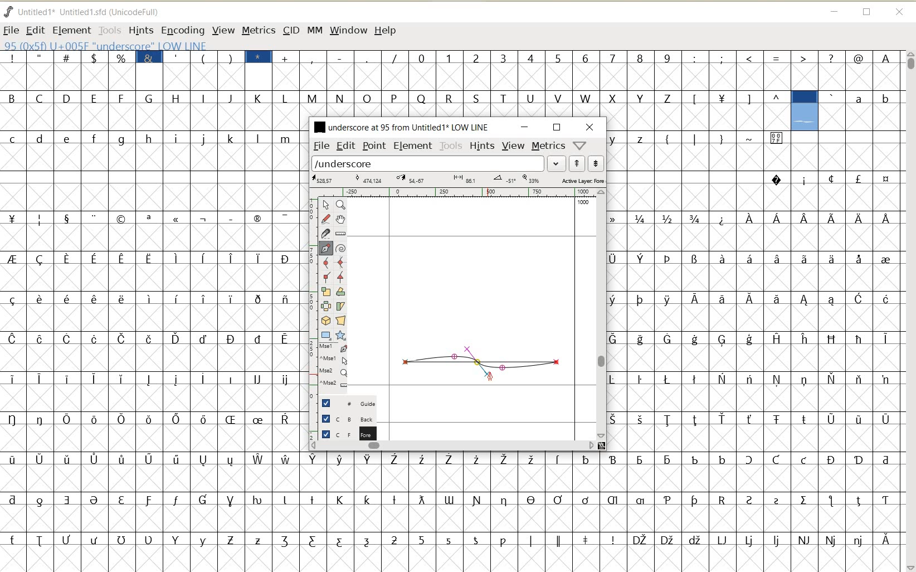 This screenshot has width=916, height=572. What do you see at coordinates (863, 110) in the screenshot?
I see `GLYPHY CHARACTERS` at bounding box center [863, 110].